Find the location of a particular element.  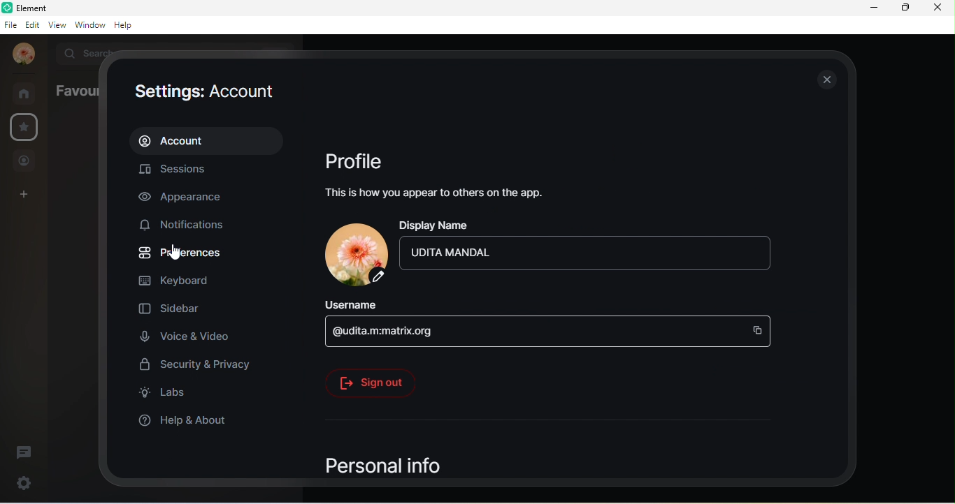

create a space is located at coordinates (22, 195).